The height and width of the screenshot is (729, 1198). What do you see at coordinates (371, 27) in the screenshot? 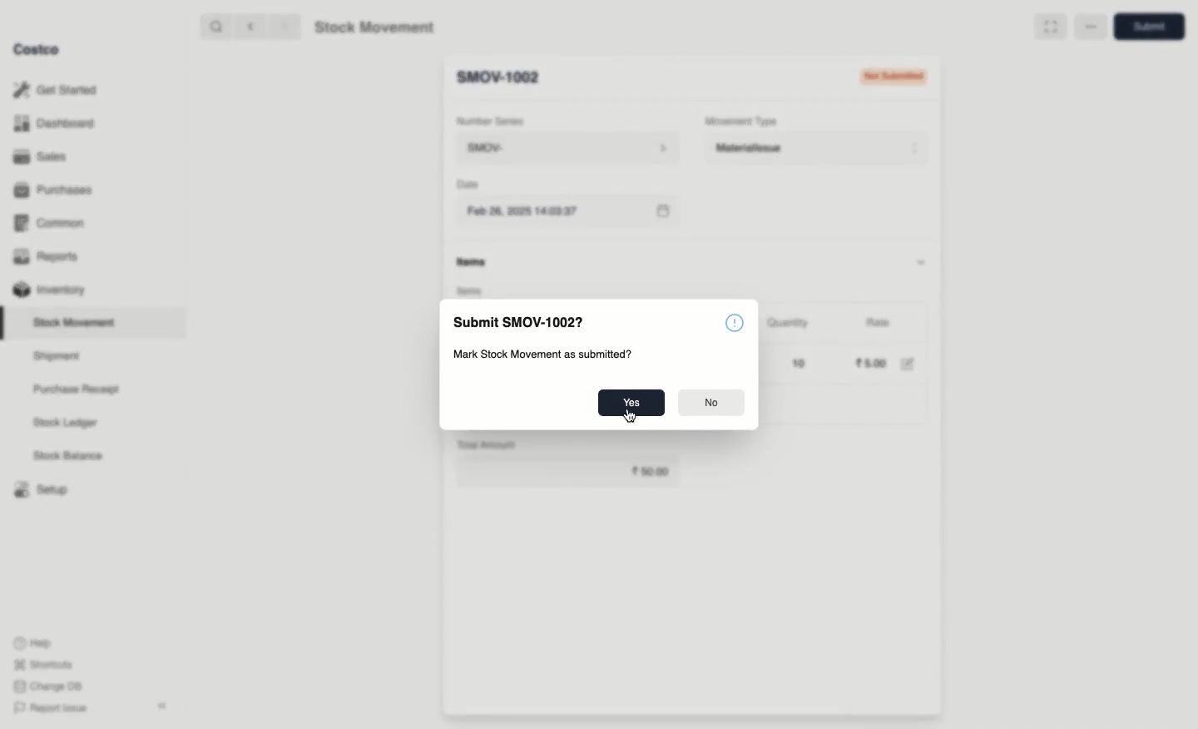
I see `Stock Movement` at bounding box center [371, 27].